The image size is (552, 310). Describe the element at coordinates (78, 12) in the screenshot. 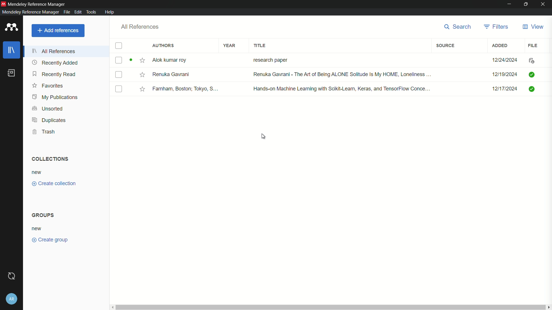

I see `edit menu` at that location.